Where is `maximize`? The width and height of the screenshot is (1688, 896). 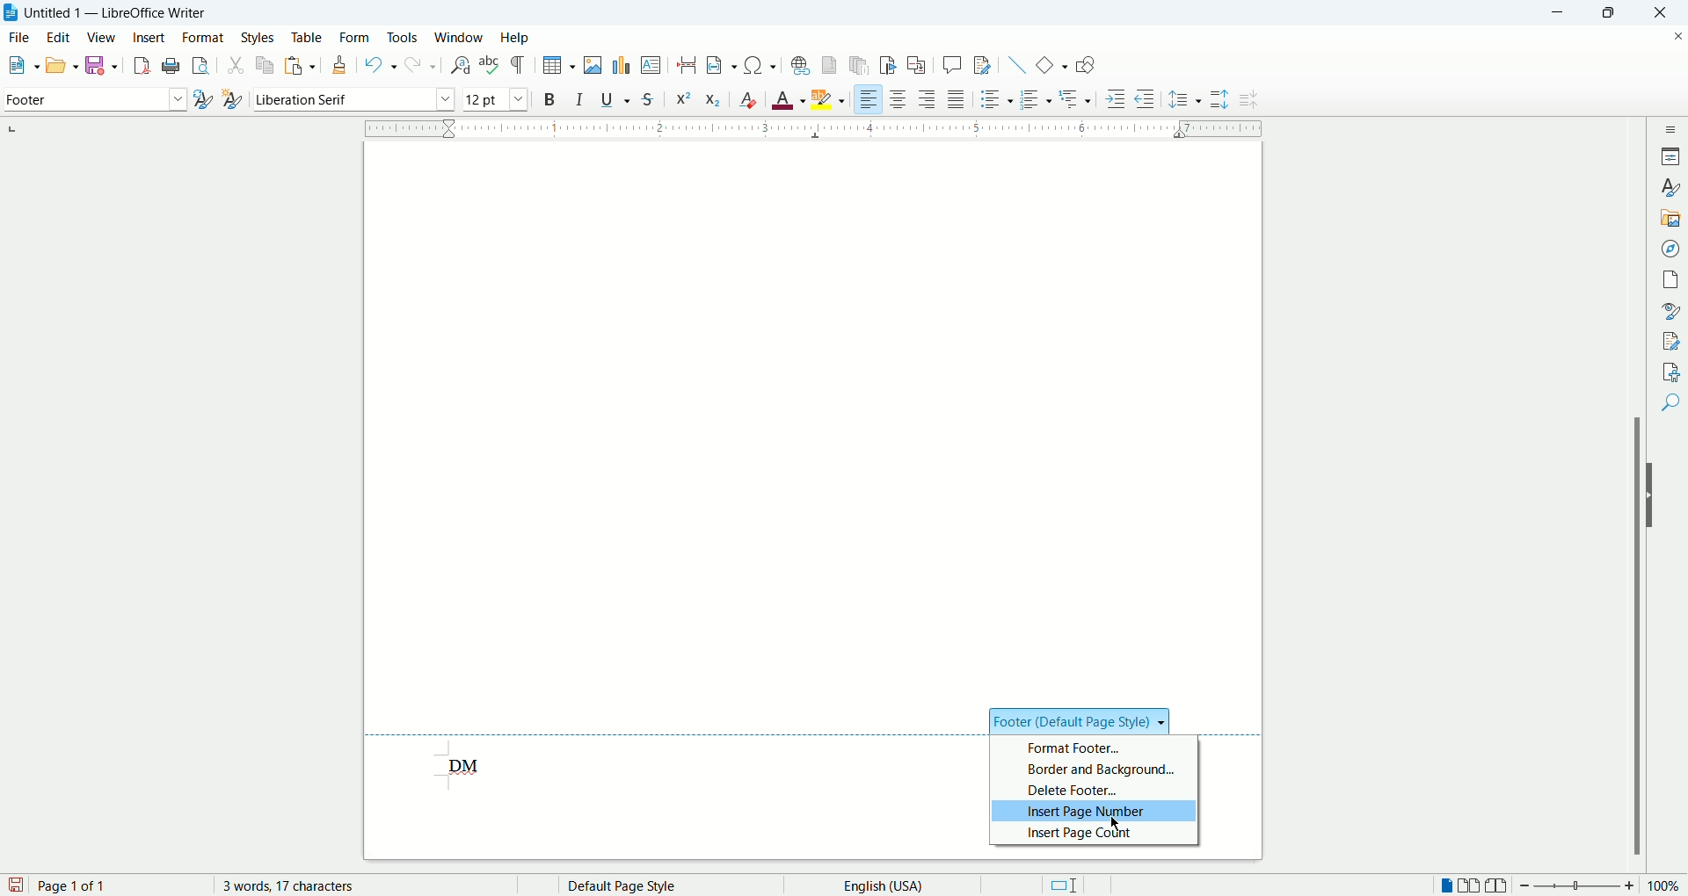 maximize is located at coordinates (1616, 14).